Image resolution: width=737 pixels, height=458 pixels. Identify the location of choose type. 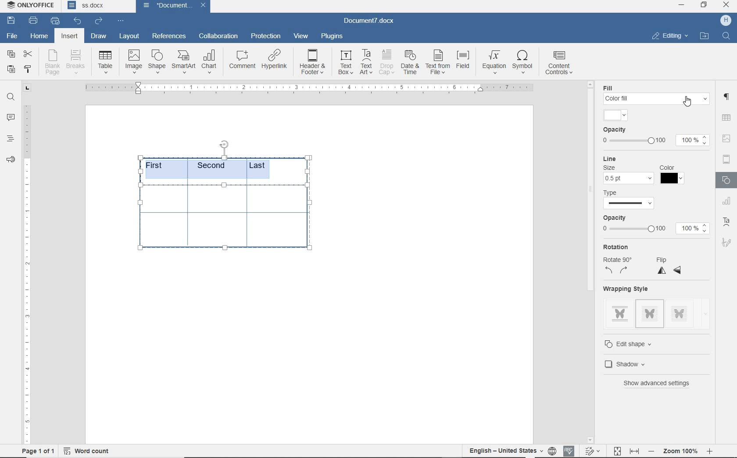
(628, 203).